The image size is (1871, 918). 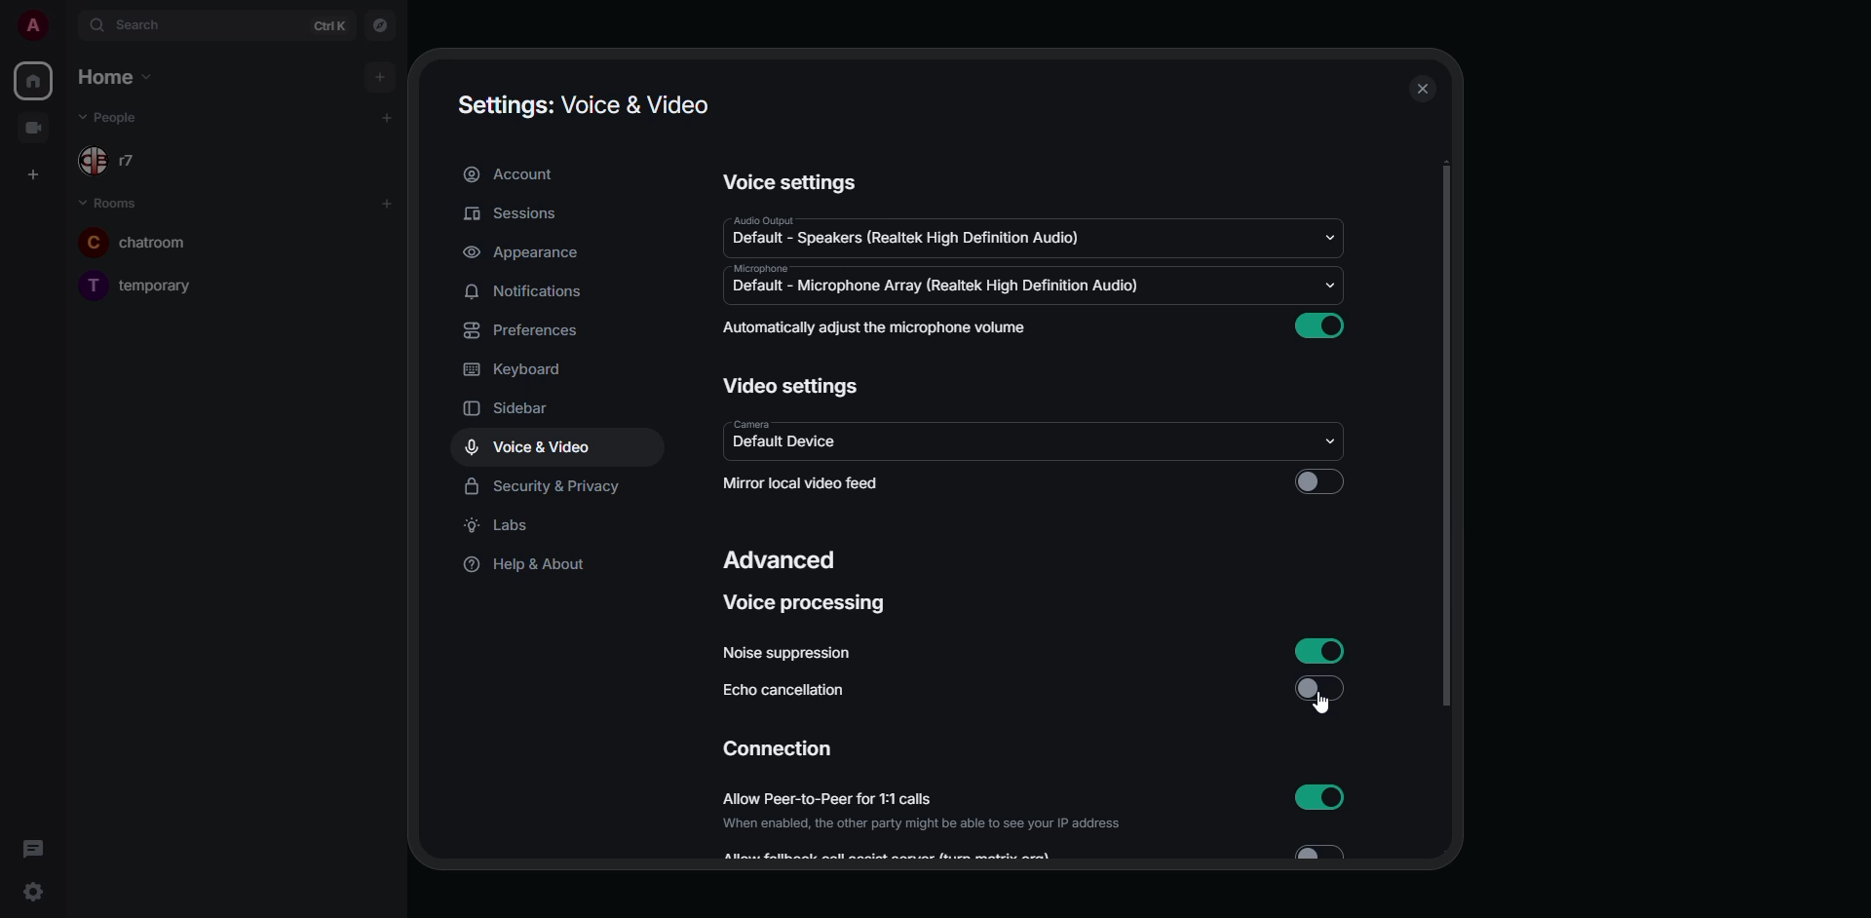 I want to click on threads, so click(x=33, y=848).